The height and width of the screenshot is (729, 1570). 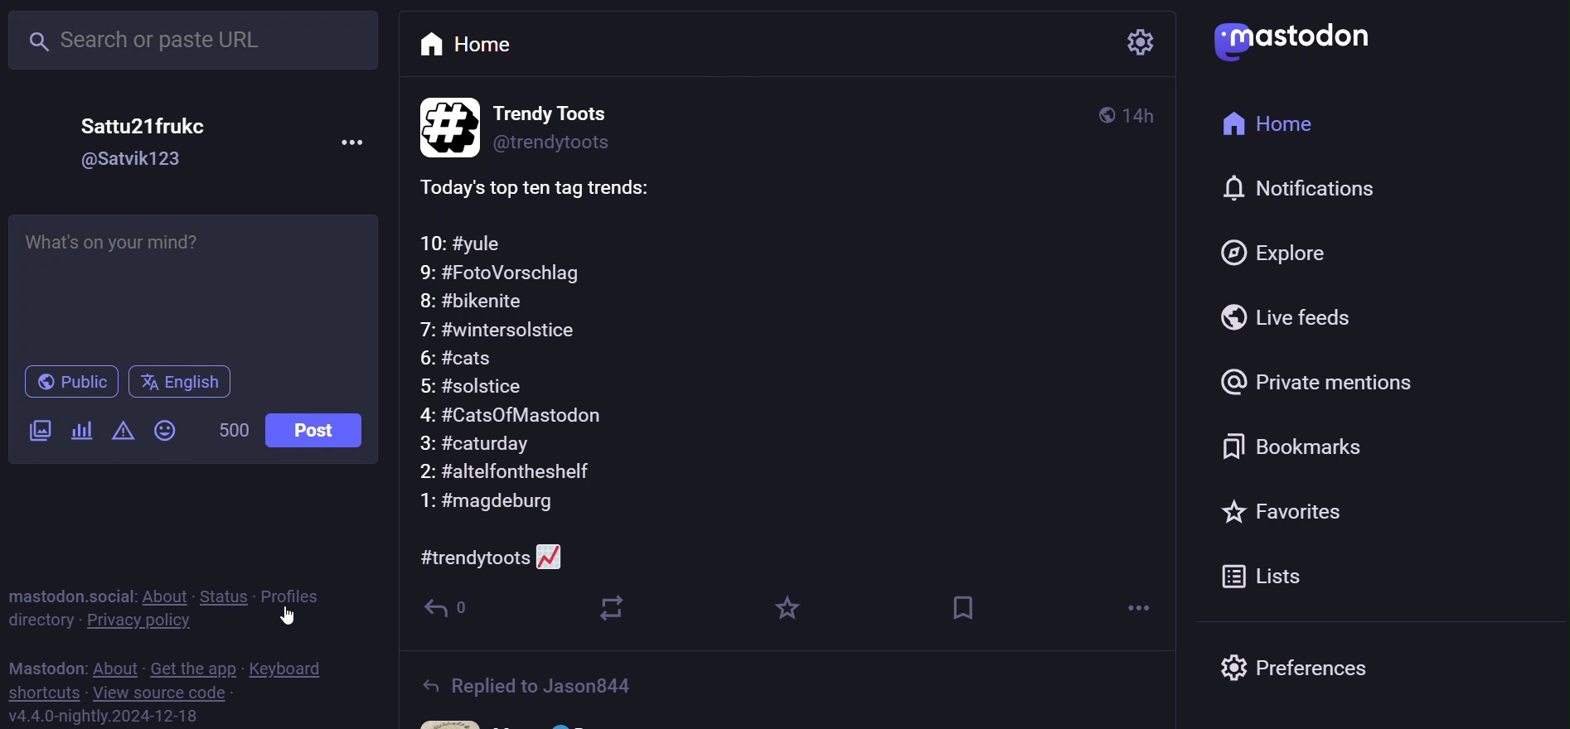 What do you see at coordinates (130, 717) in the screenshot?
I see `v4.4.0-nightly.2024-12-18` at bounding box center [130, 717].